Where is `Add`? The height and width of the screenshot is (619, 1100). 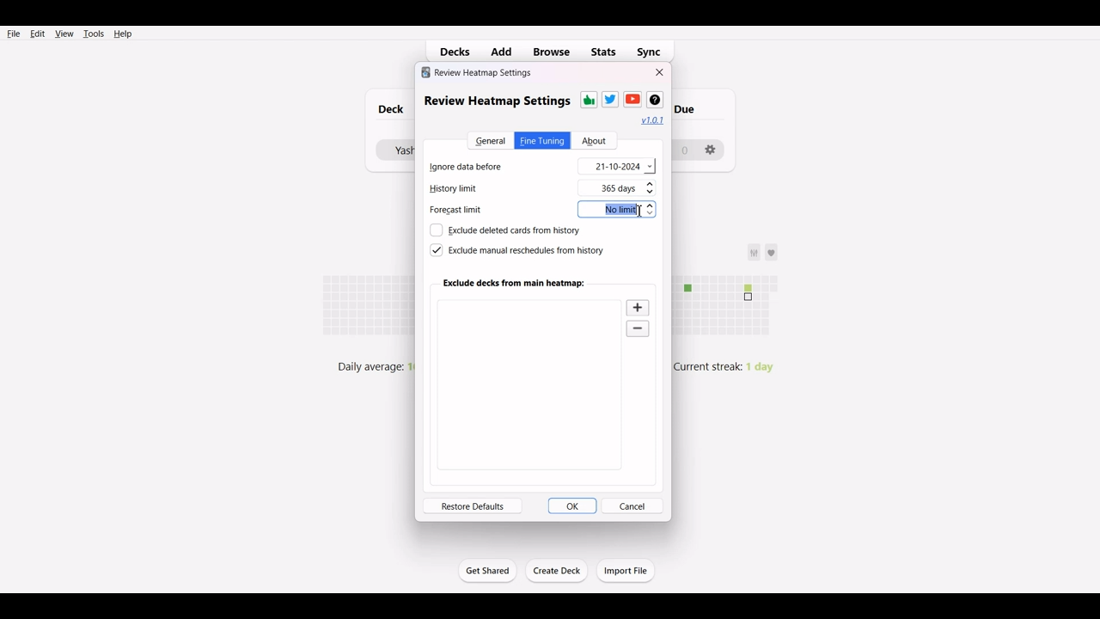
Add is located at coordinates (504, 51).